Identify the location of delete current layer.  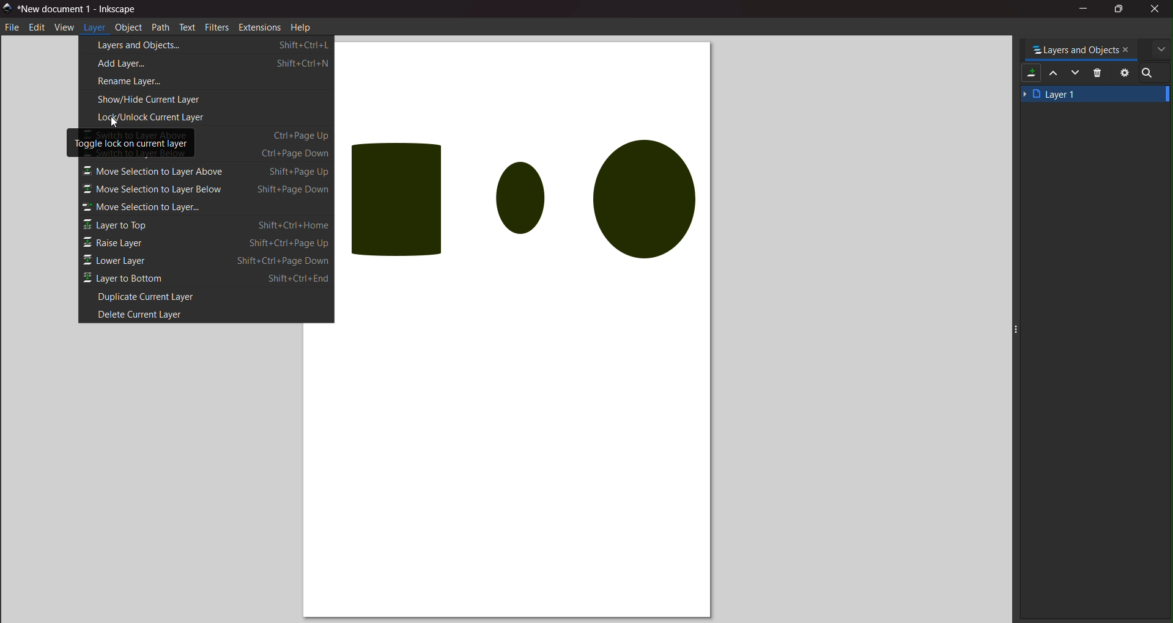
(141, 314).